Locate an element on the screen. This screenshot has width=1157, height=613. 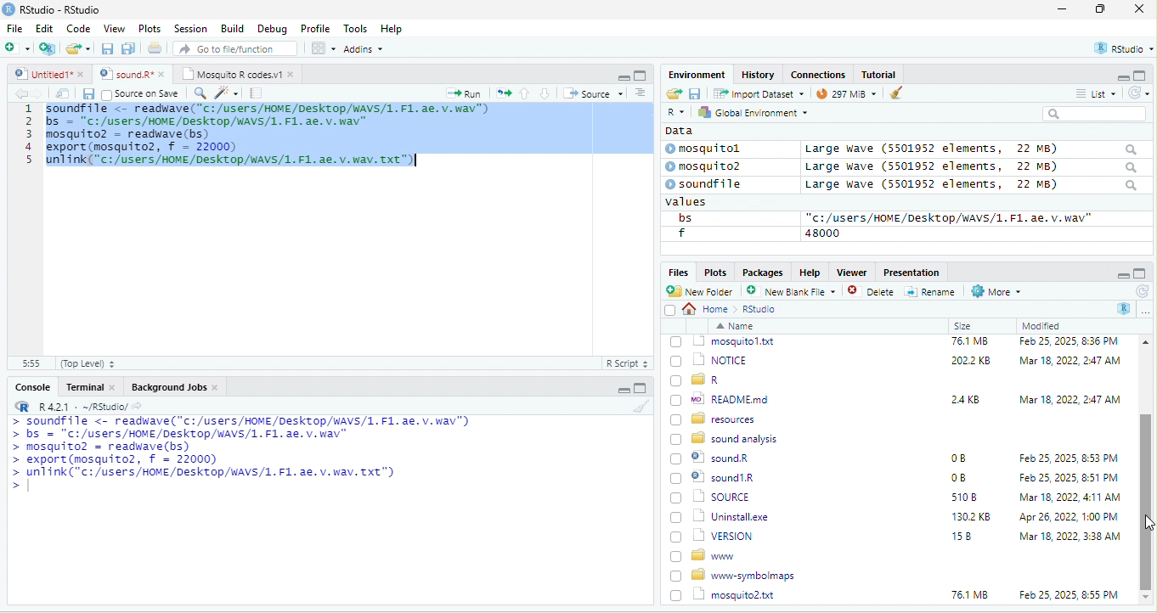
Packages is located at coordinates (765, 272).